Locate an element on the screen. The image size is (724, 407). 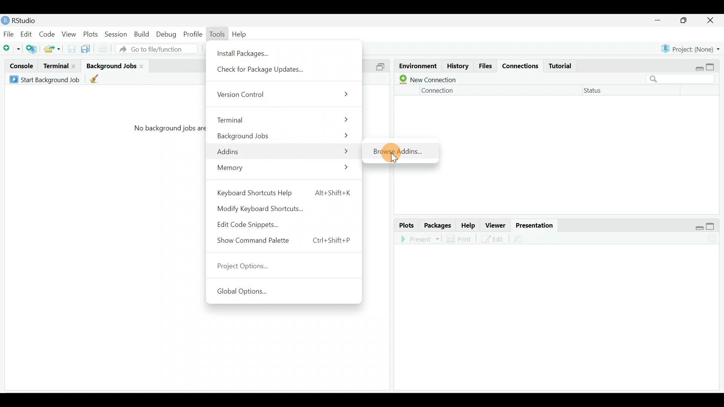
Help is located at coordinates (468, 225).